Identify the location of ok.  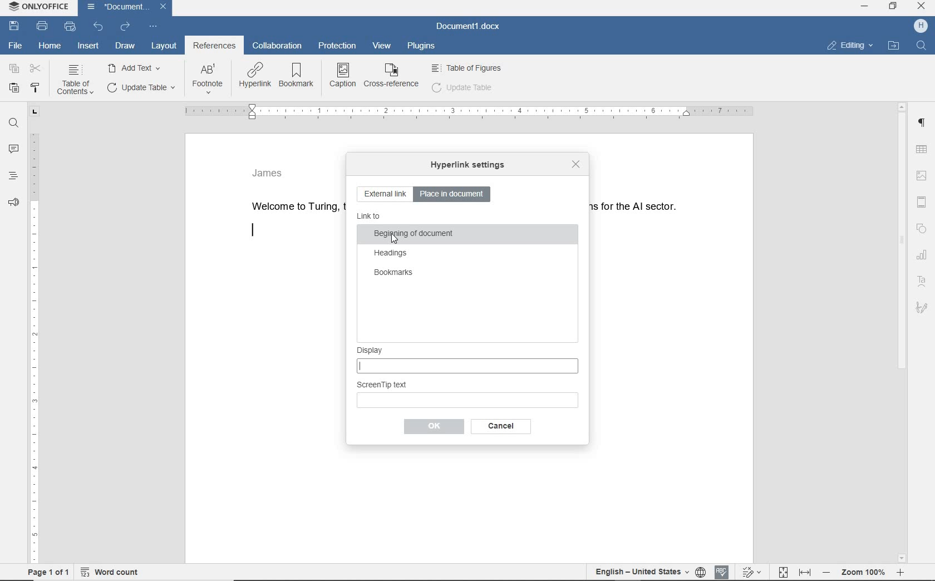
(433, 427).